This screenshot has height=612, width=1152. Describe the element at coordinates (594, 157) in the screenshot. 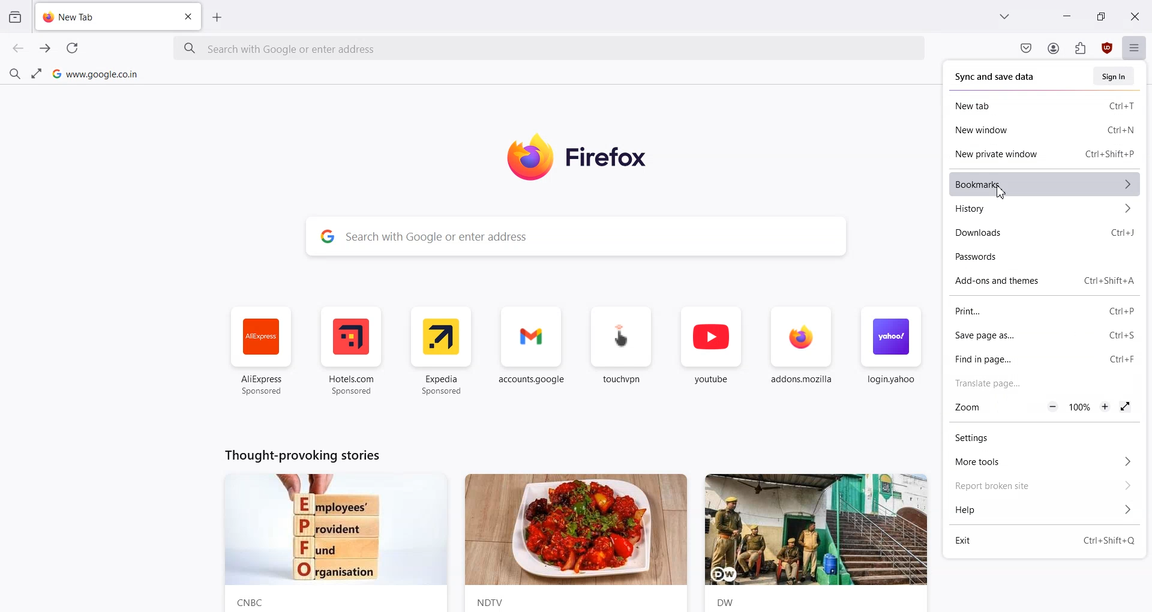

I see `Logo` at that location.